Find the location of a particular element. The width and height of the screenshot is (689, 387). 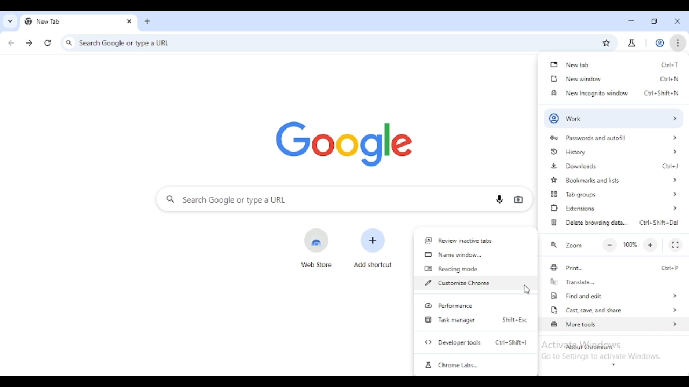

search google or type a URL is located at coordinates (316, 199).